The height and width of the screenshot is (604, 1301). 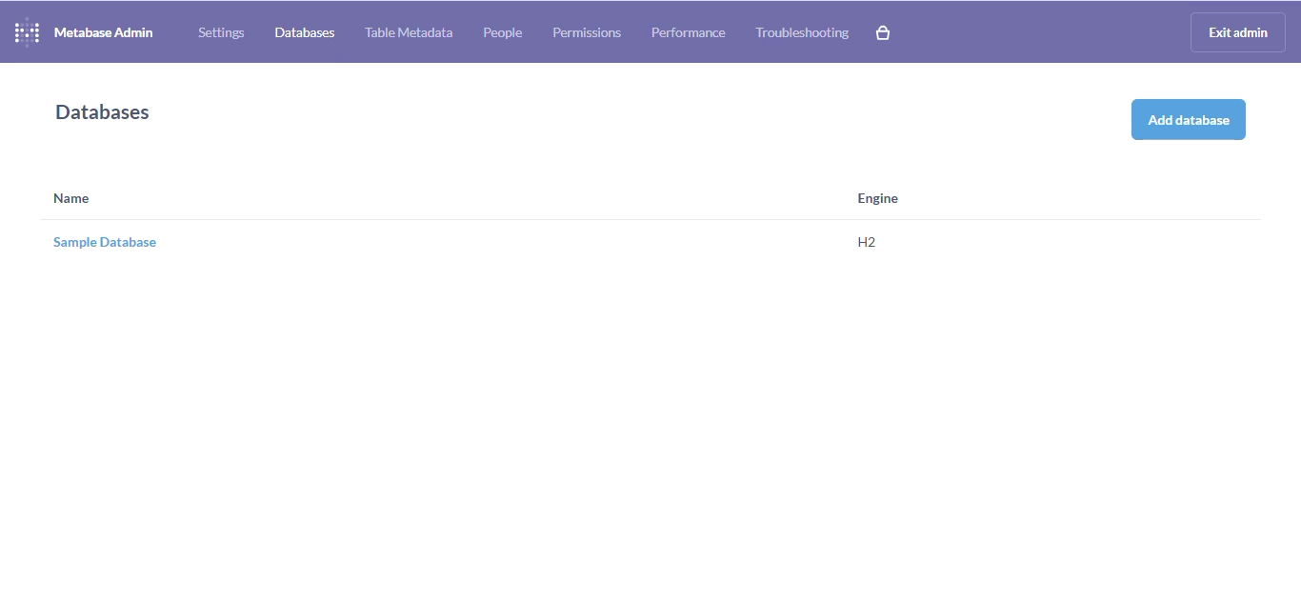 What do you see at coordinates (104, 31) in the screenshot?
I see `metabase admin` at bounding box center [104, 31].